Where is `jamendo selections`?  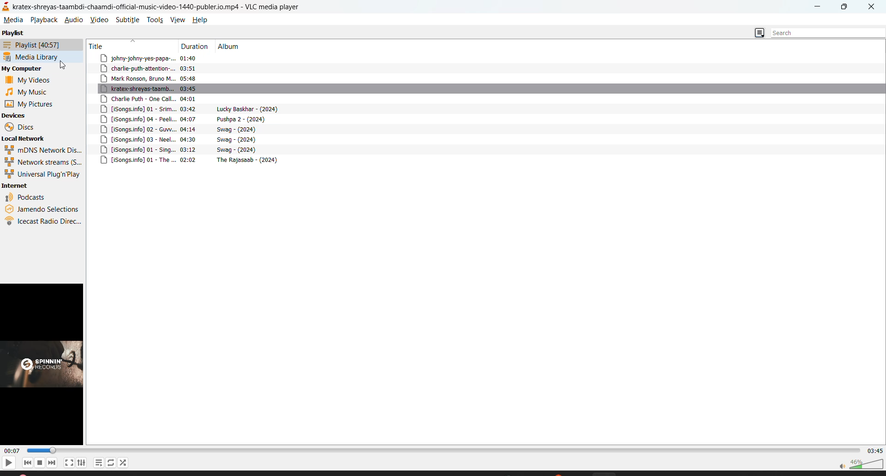 jamendo selections is located at coordinates (41, 210).